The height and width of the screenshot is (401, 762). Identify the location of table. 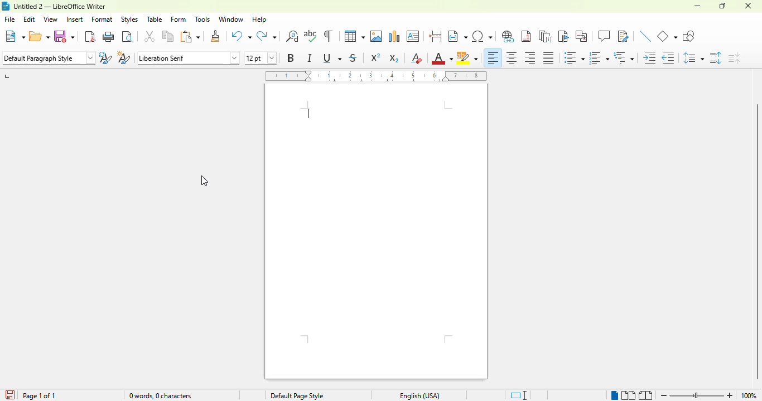
(354, 36).